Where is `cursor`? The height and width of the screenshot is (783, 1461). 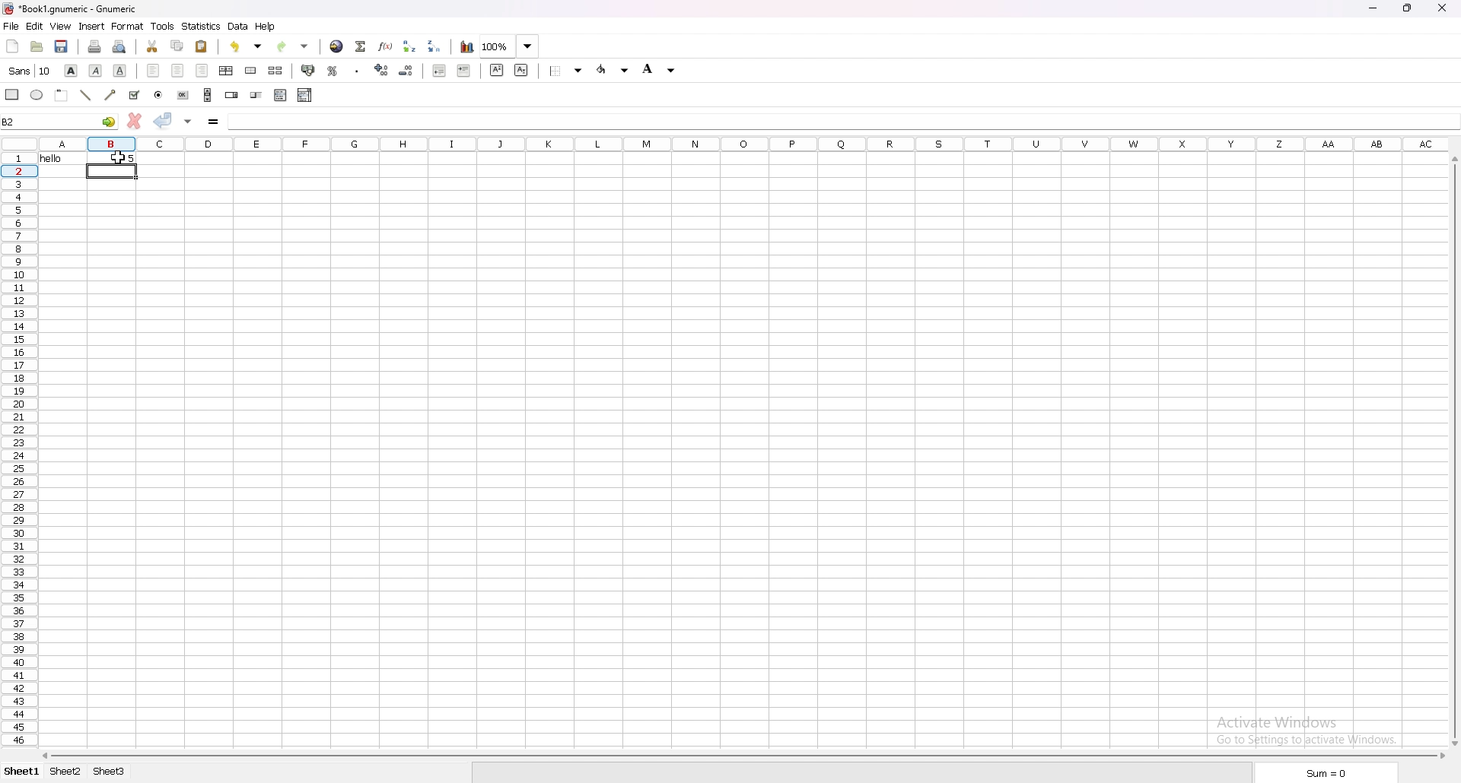 cursor is located at coordinates (118, 160).